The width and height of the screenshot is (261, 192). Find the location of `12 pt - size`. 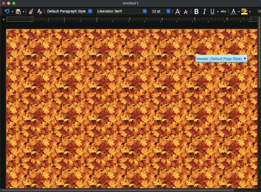

12 pt - size is located at coordinates (161, 11).